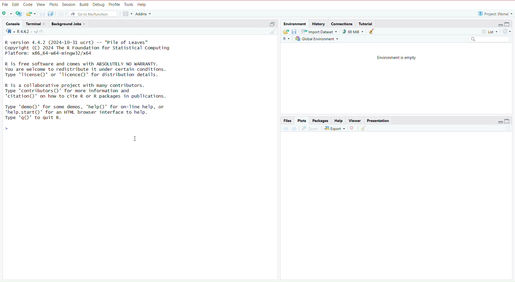 The image size is (515, 282). Describe the element at coordinates (115, 5) in the screenshot. I see `profile` at that location.